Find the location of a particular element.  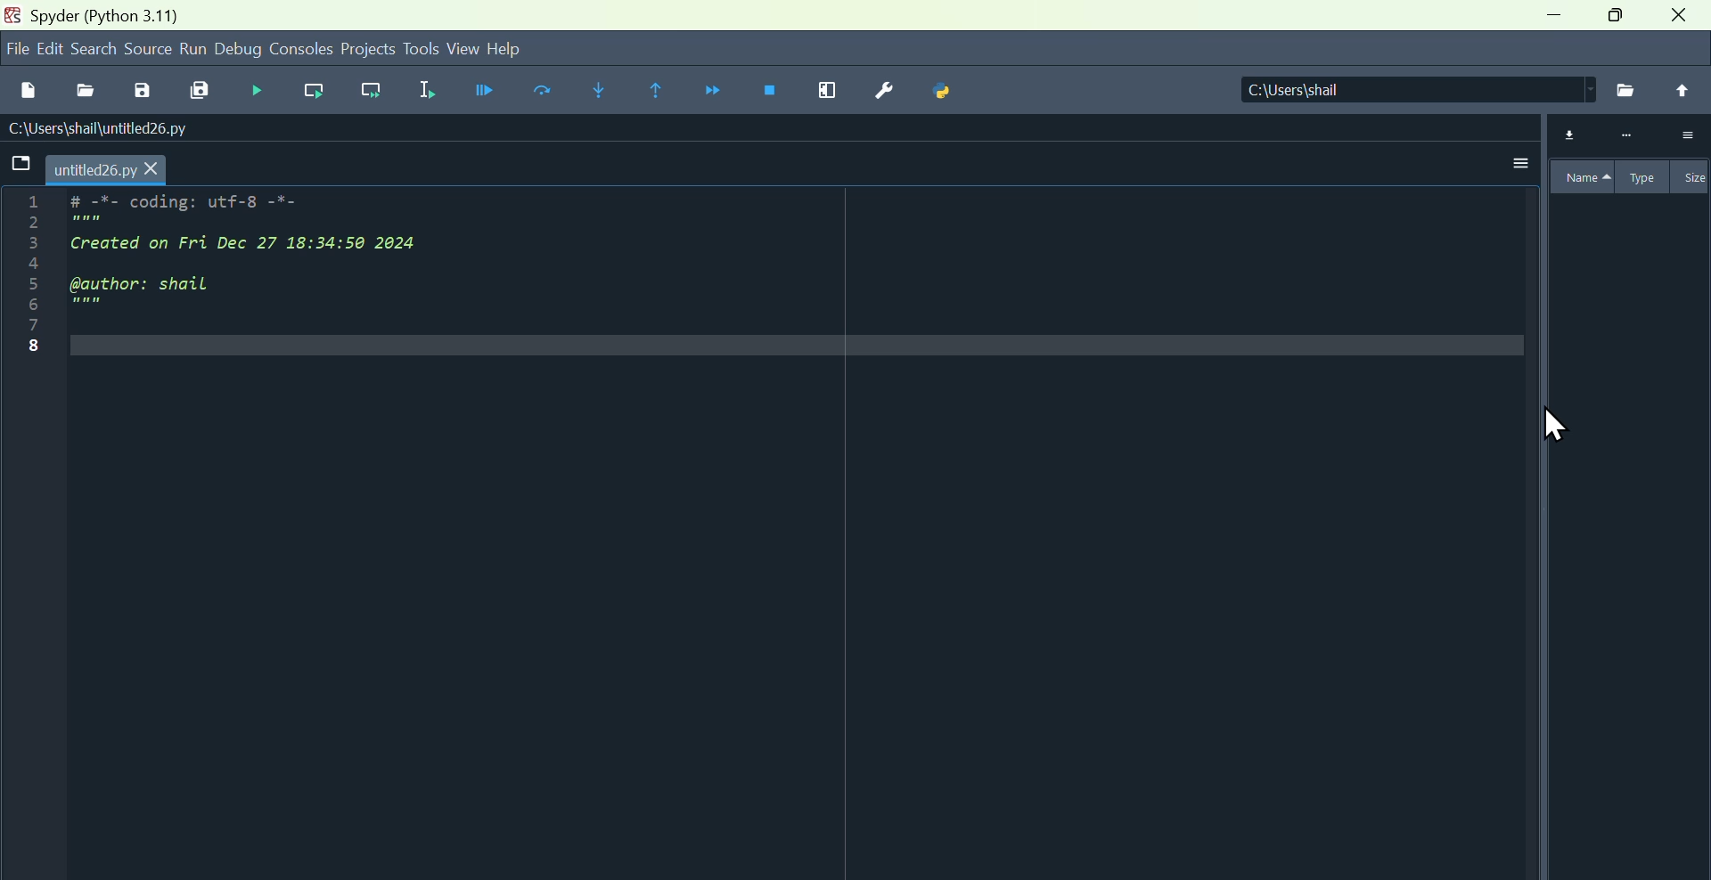

Run current line and go to the next one is located at coordinates (374, 92).